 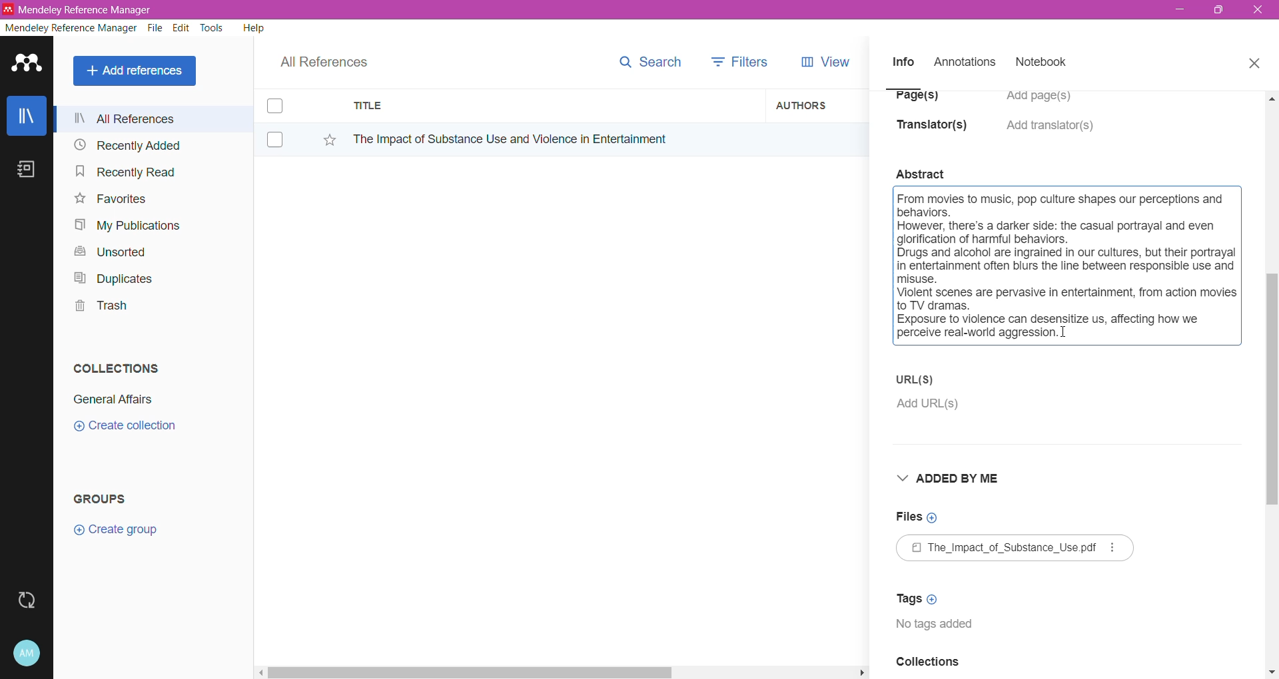 What do you see at coordinates (1065, 332) in the screenshot?
I see `Cursor` at bounding box center [1065, 332].